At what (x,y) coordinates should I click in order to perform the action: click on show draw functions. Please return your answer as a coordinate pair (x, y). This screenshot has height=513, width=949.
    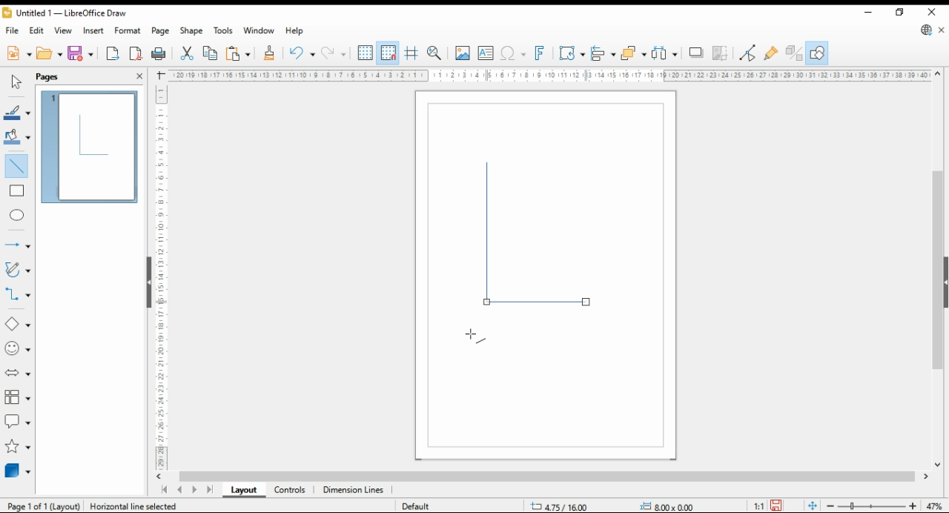
    Looking at the image, I should click on (817, 53).